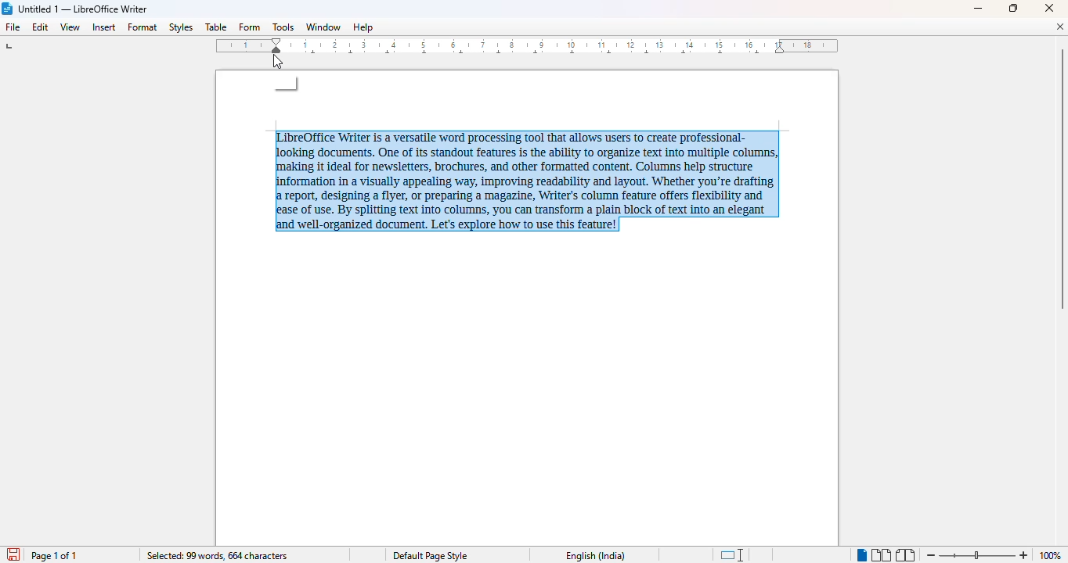 This screenshot has height=563, width=1068. I want to click on minimize, so click(978, 9).